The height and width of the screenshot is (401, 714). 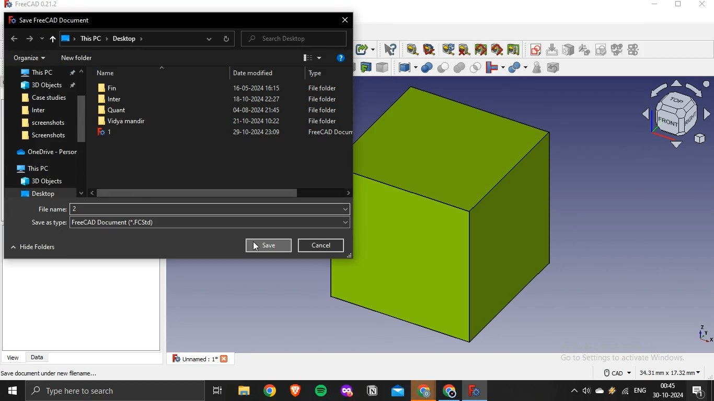 I want to click on Case studies, so click(x=38, y=98).